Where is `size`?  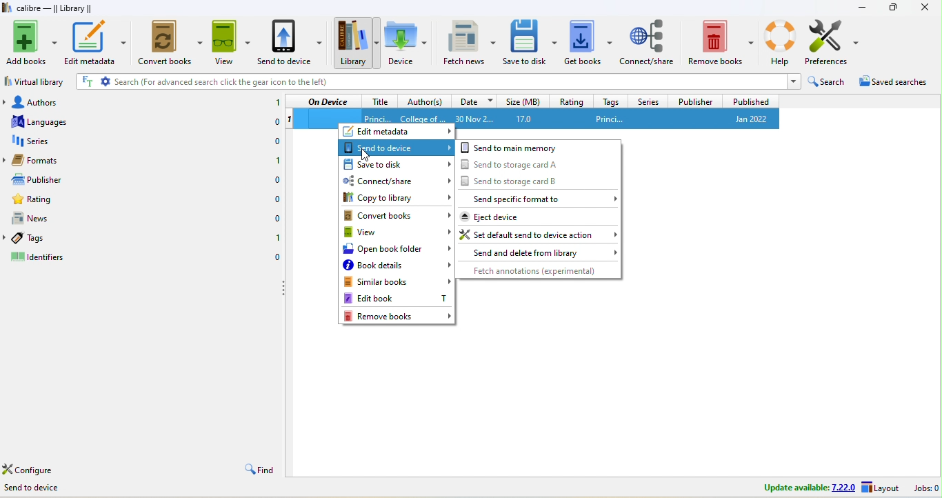 size is located at coordinates (523, 100).